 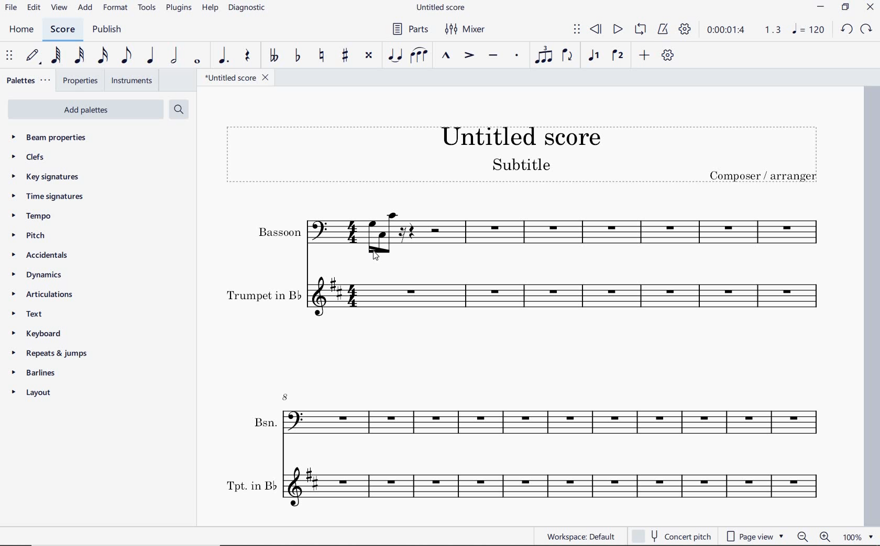 What do you see at coordinates (175, 56) in the screenshot?
I see `half note` at bounding box center [175, 56].